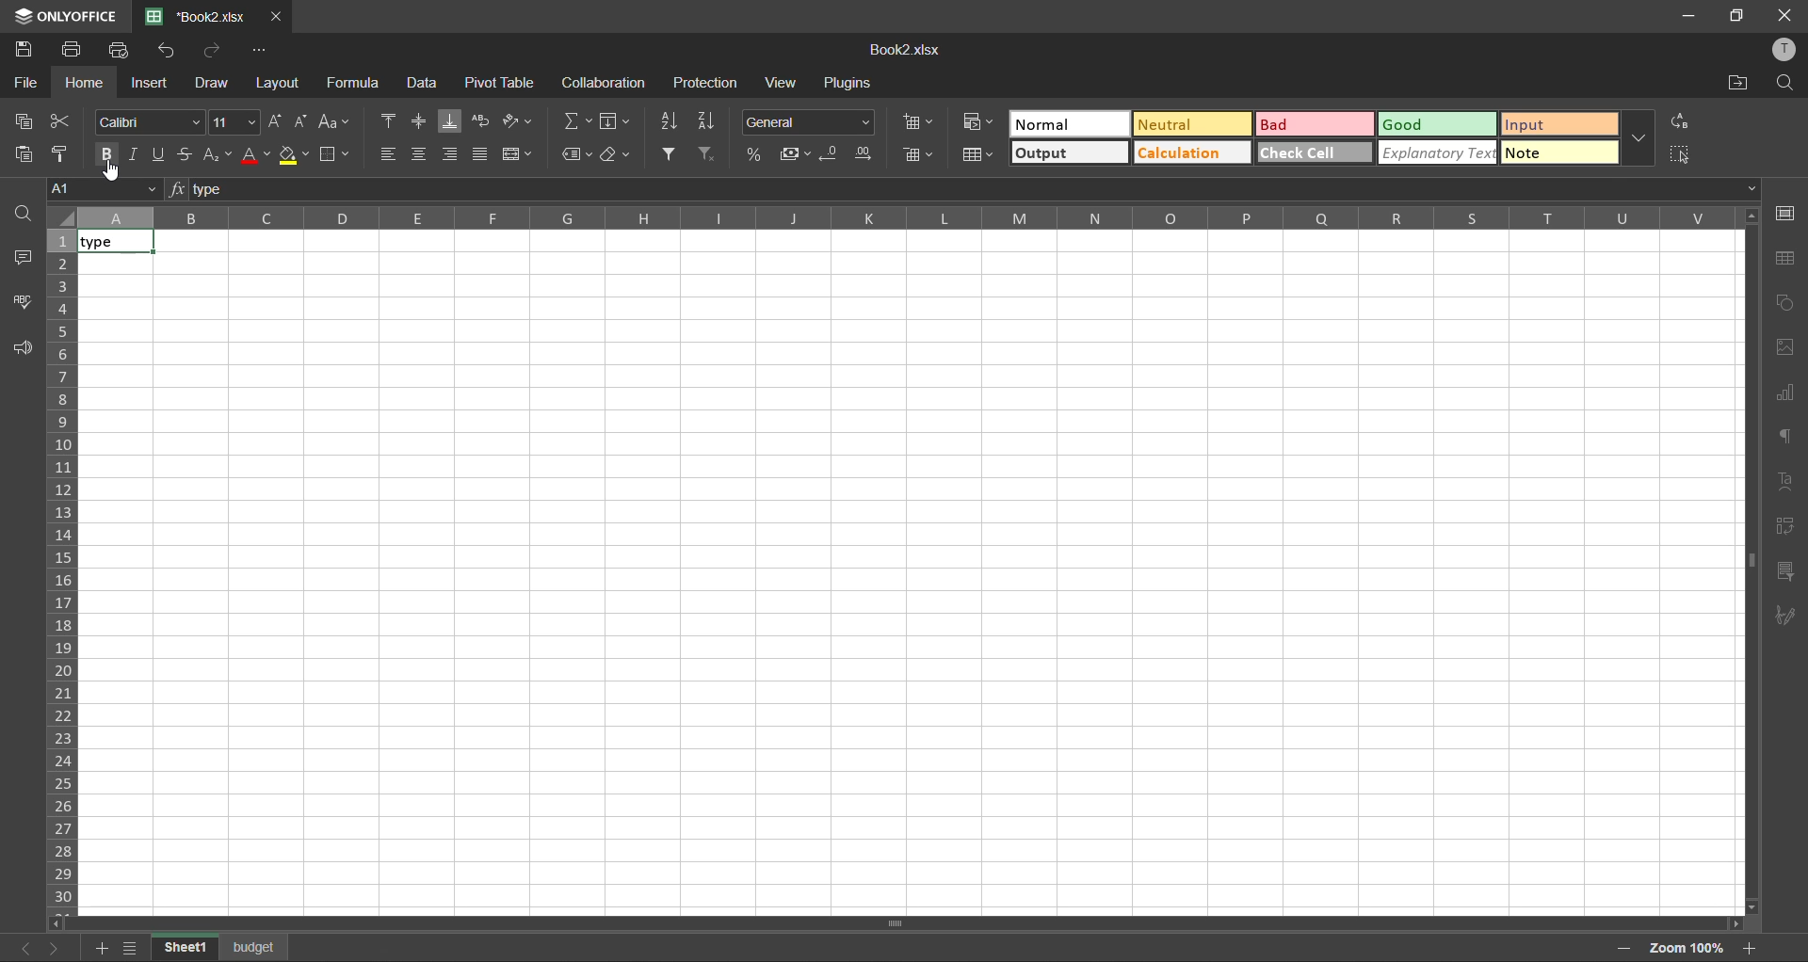 The height and width of the screenshot is (962, 1808). Describe the element at coordinates (177, 186) in the screenshot. I see `fx` at that location.